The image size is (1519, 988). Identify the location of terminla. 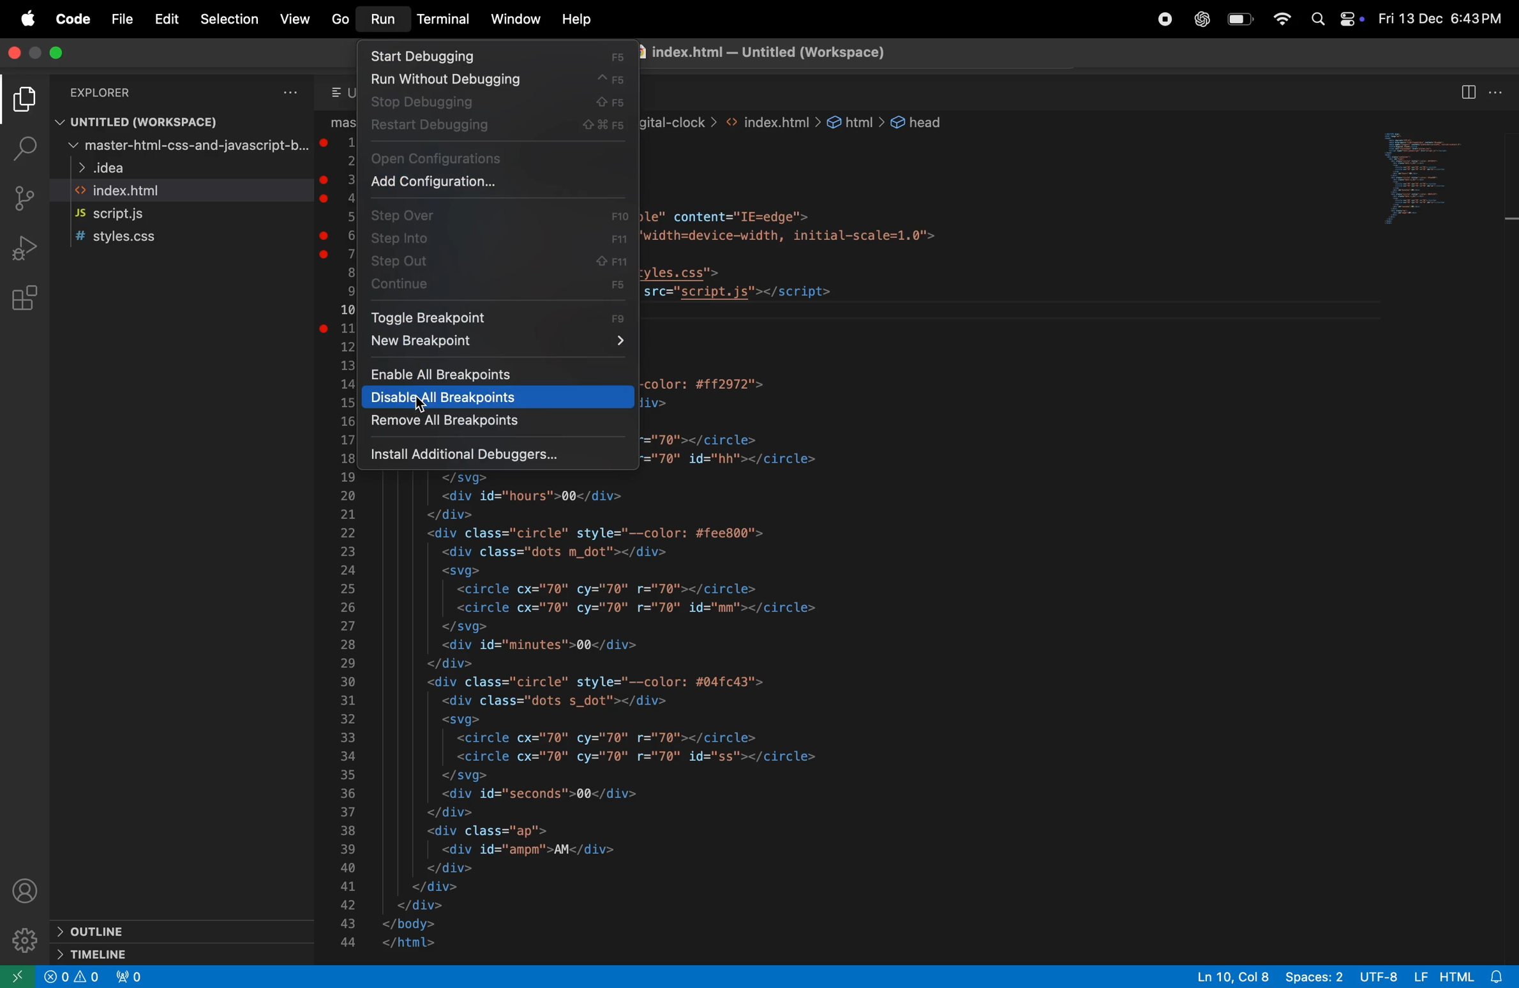
(441, 19).